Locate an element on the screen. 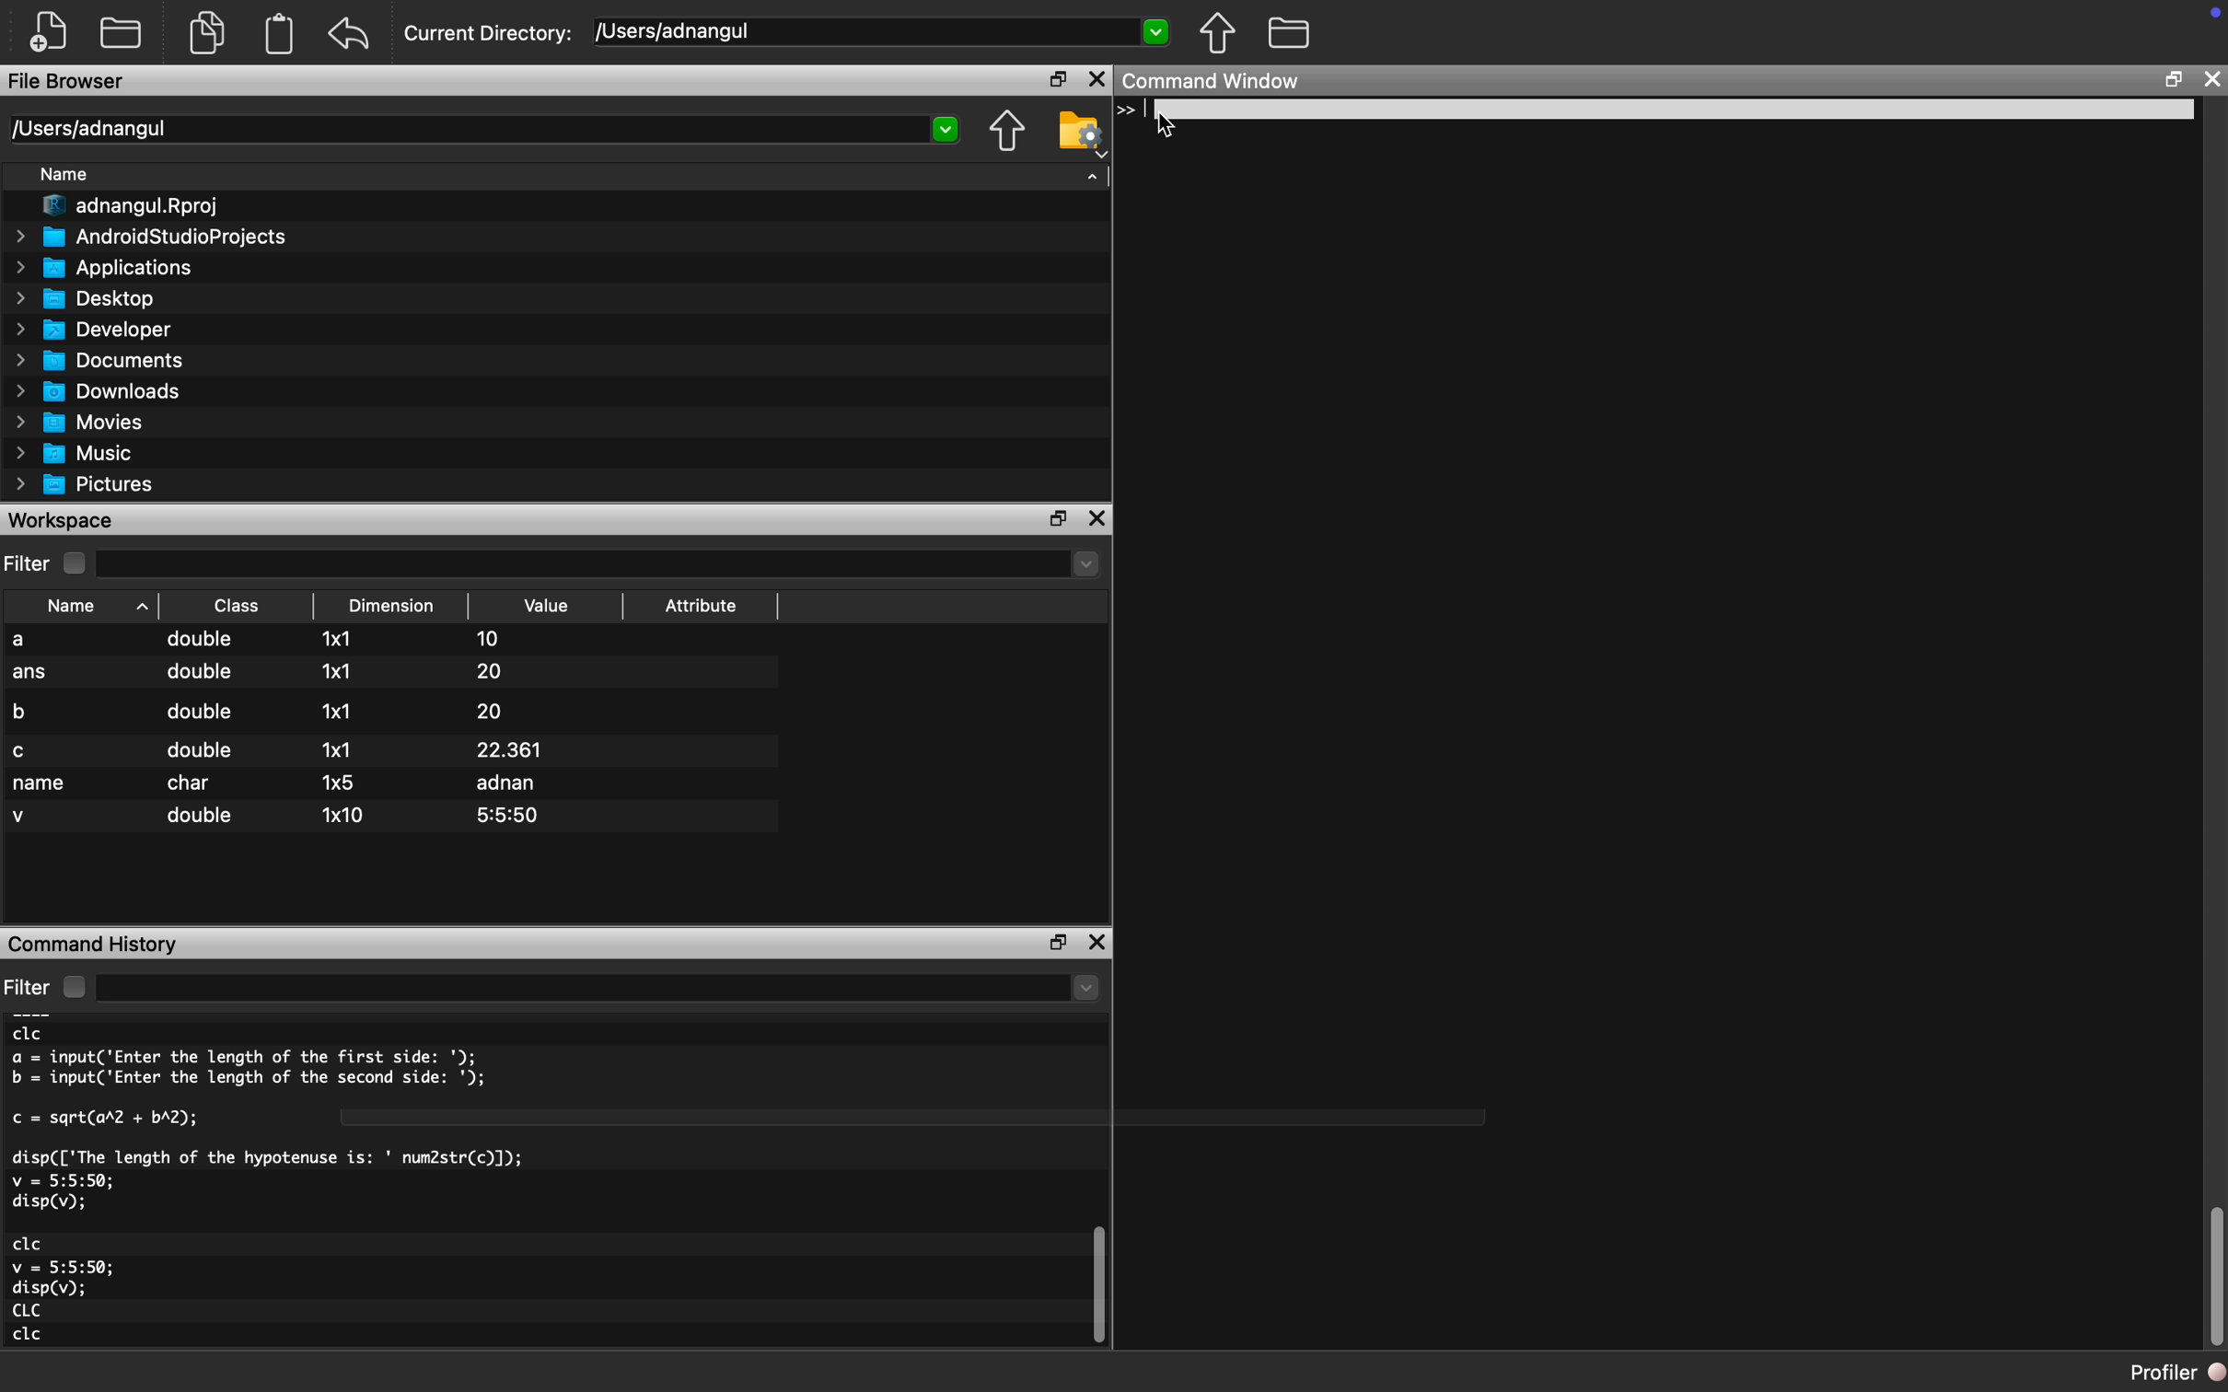 Image resolution: width=2228 pixels, height=1392 pixels. Restore is located at coordinates (2174, 79).